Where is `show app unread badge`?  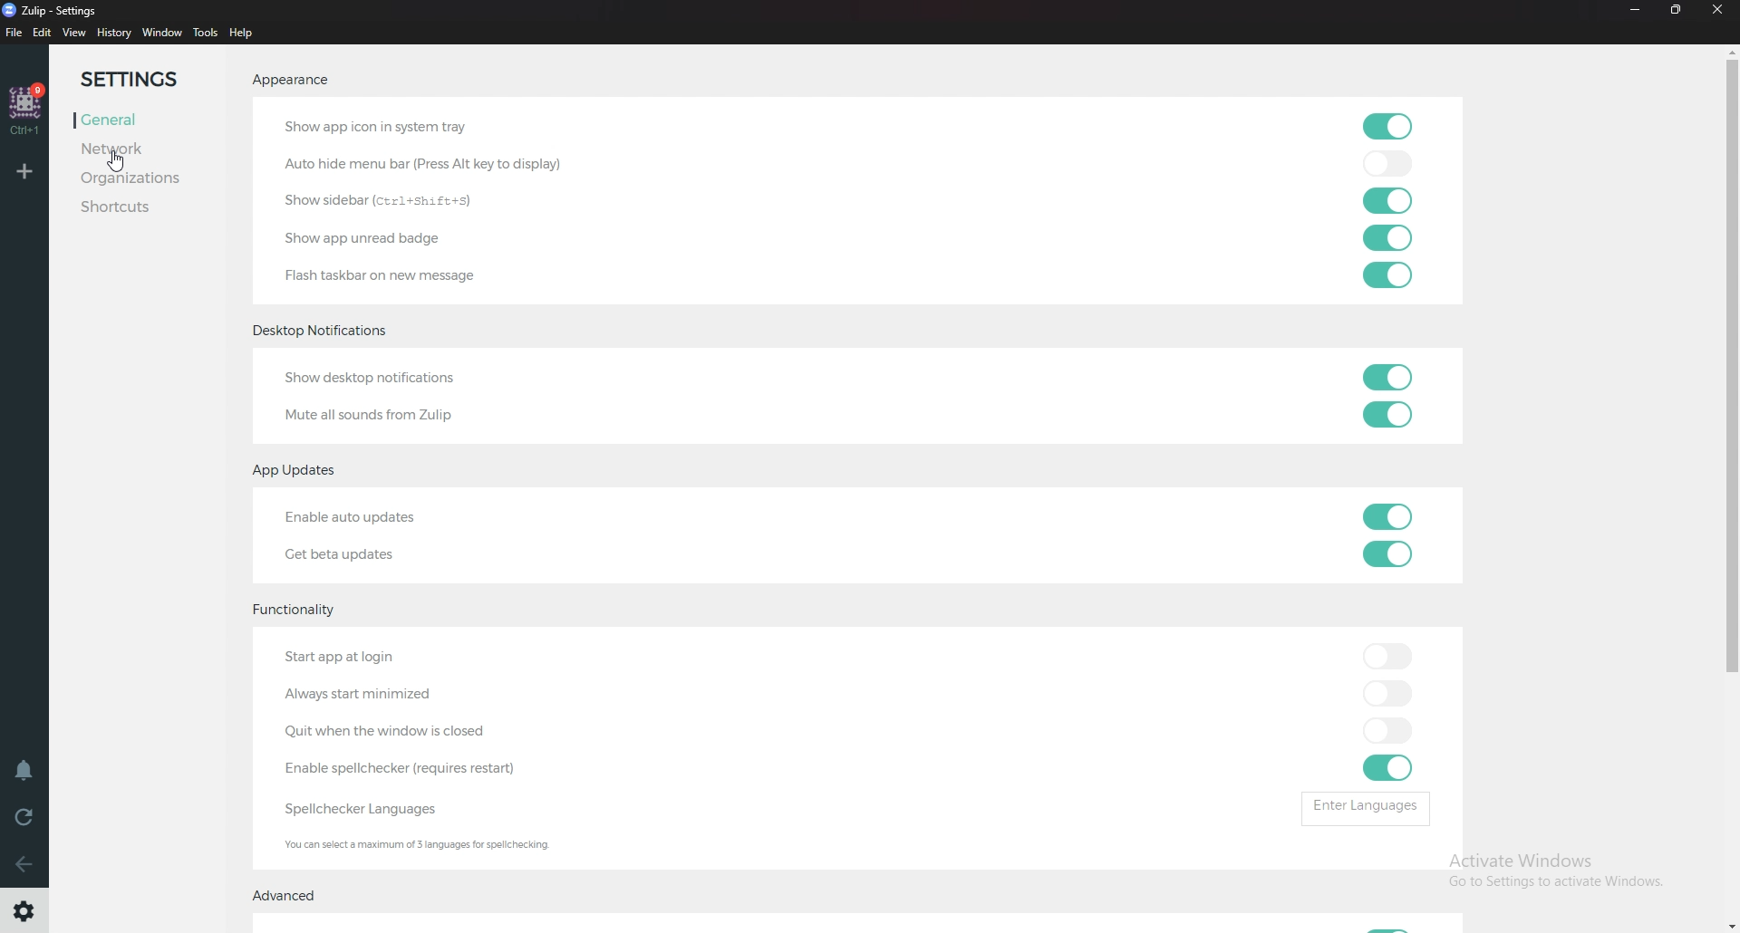 show app unread badge is located at coordinates (364, 239).